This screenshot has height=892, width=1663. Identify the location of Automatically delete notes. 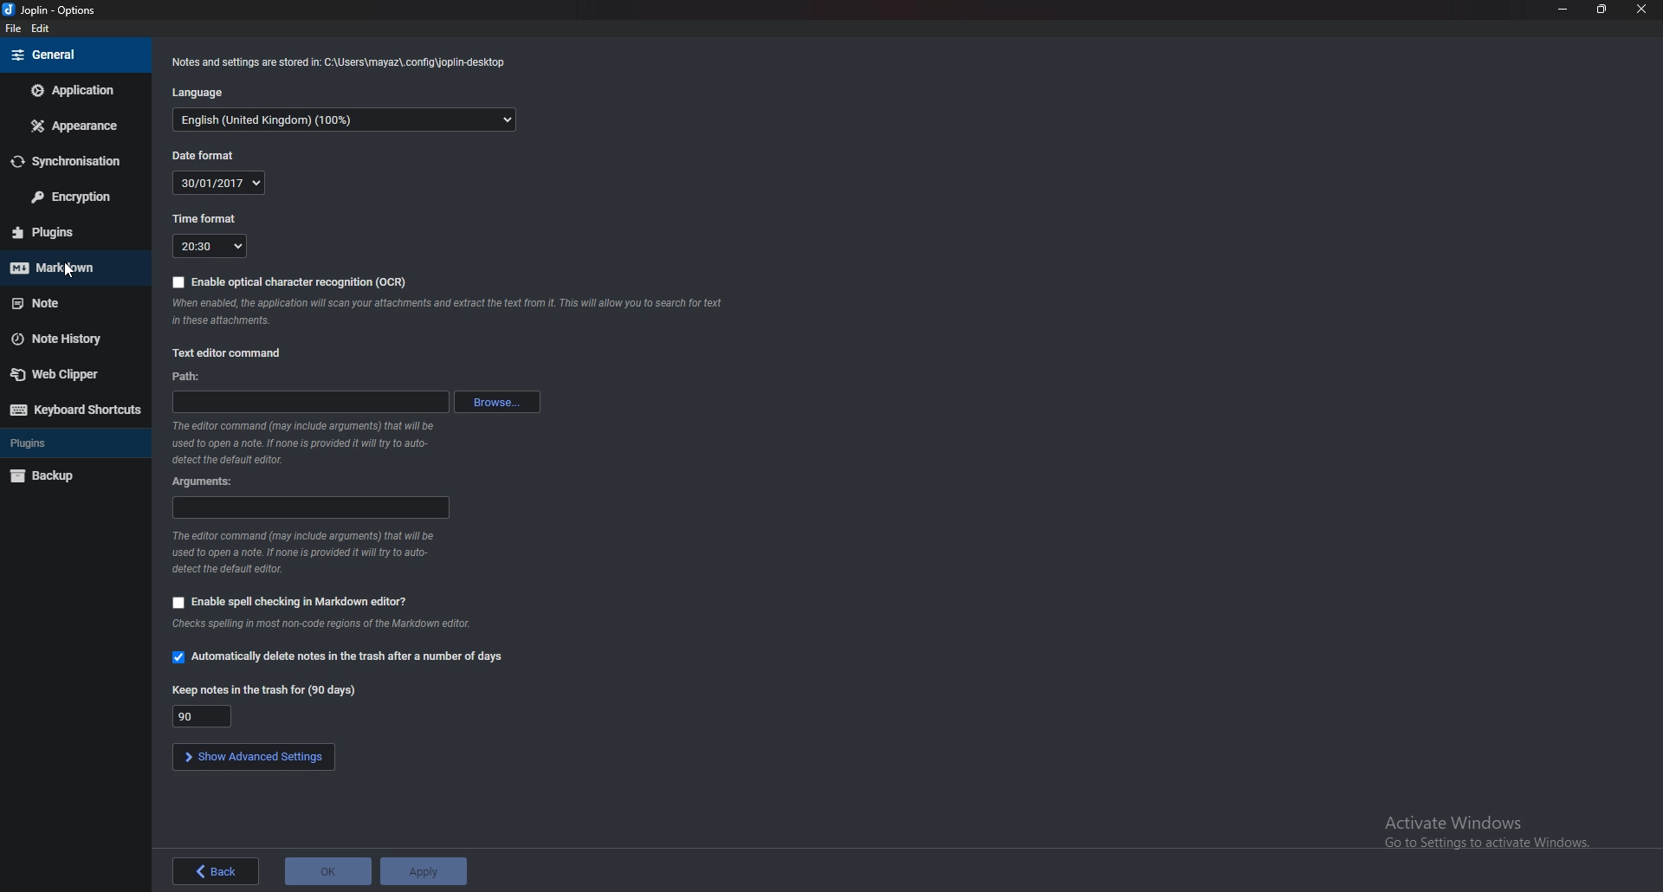
(337, 656).